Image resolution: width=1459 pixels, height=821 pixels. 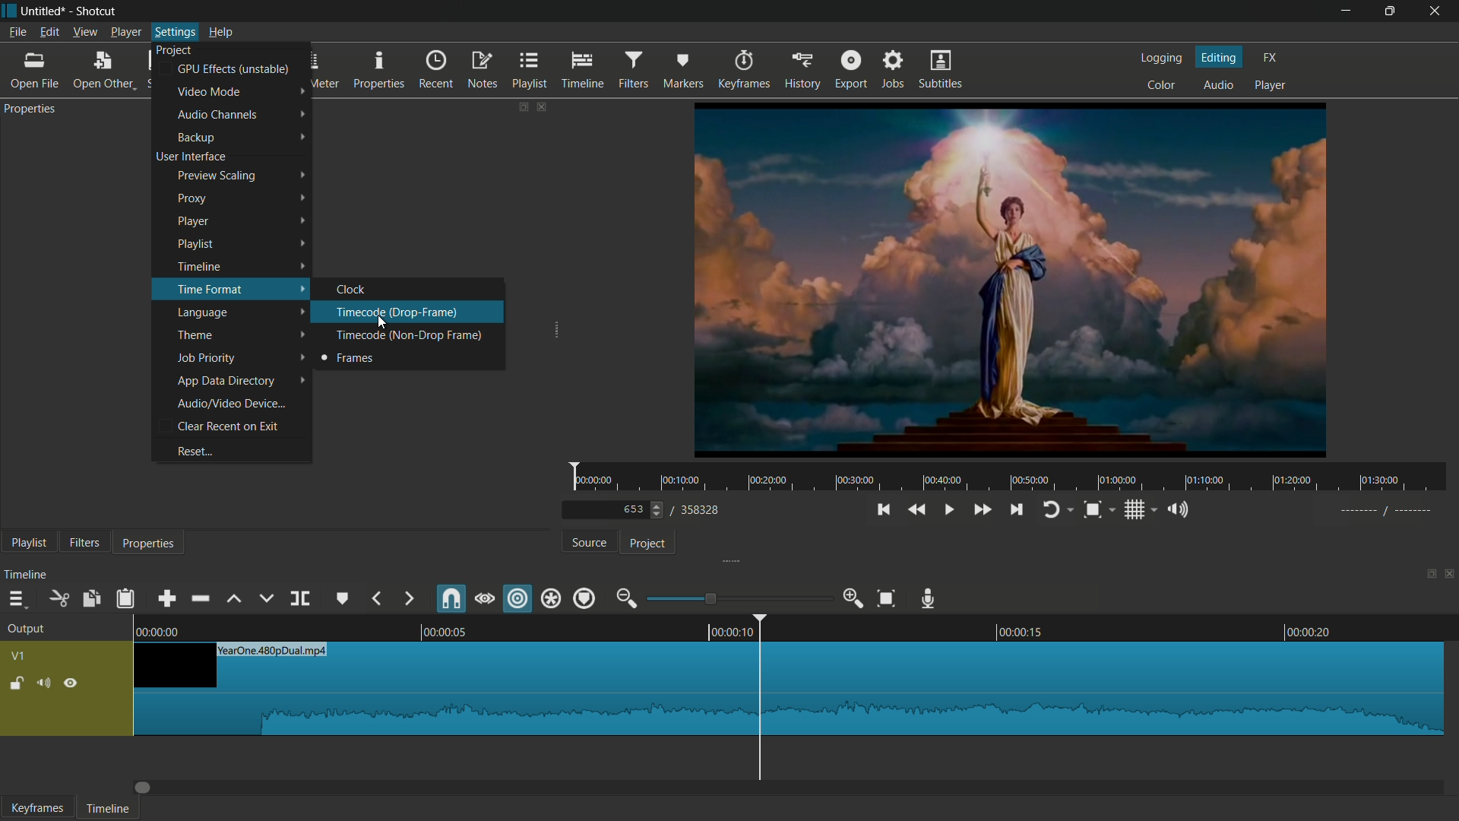 I want to click on timeline, so click(x=110, y=810).